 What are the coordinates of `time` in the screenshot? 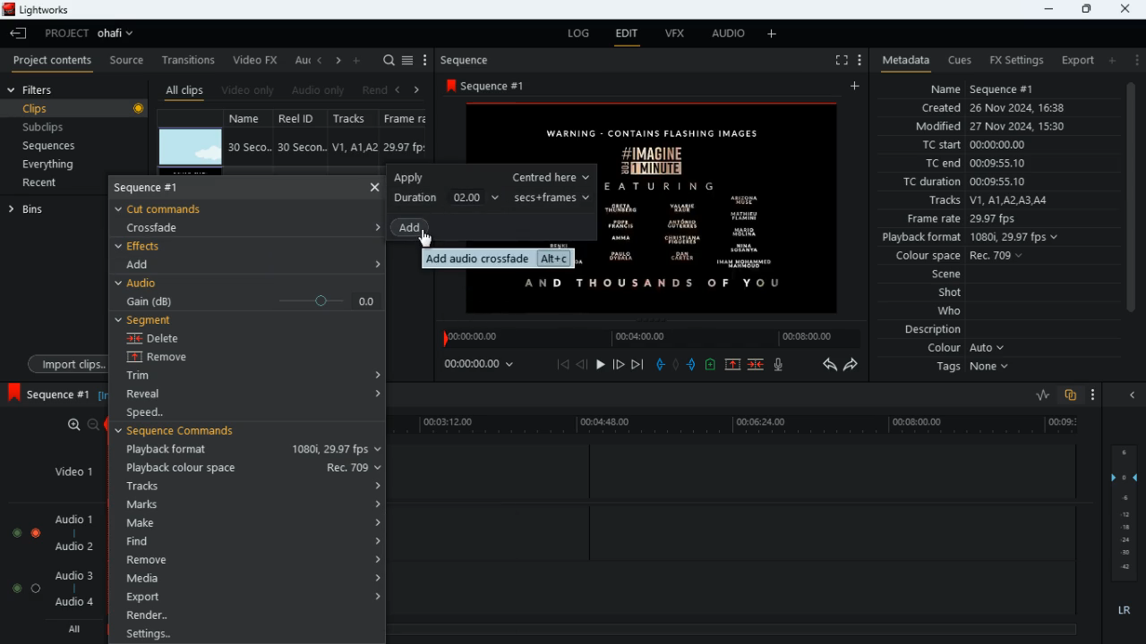 It's located at (487, 363).